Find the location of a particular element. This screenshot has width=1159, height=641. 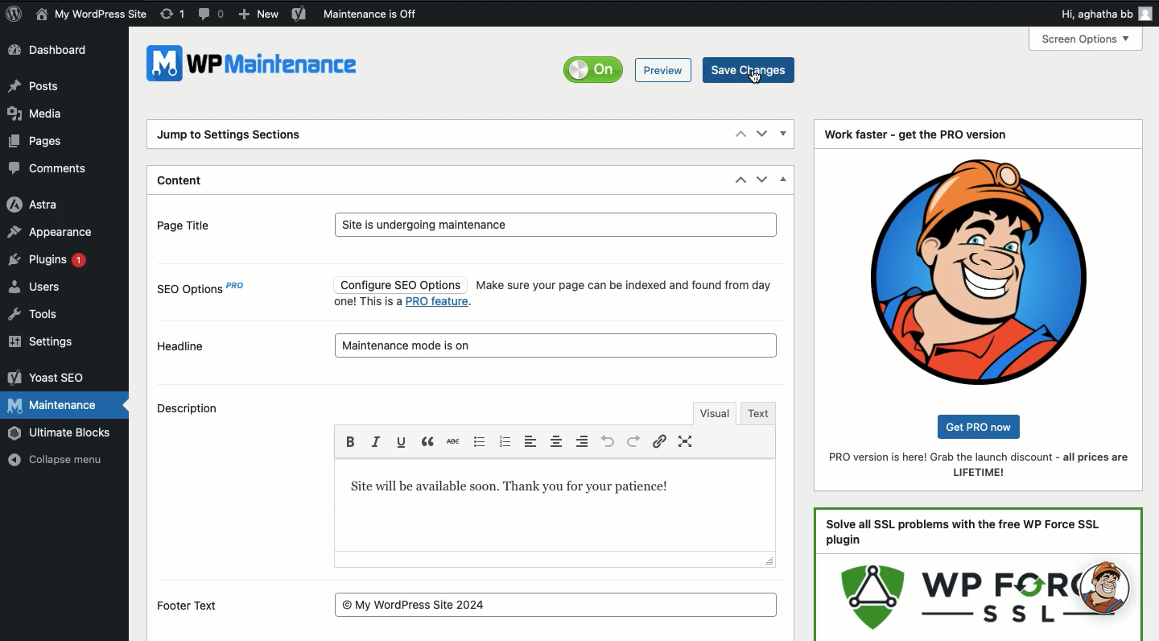

Dashboard is located at coordinates (51, 52).